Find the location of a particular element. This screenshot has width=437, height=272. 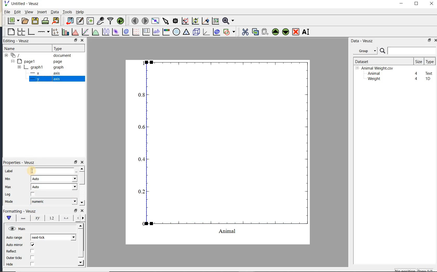

close is located at coordinates (432, 4).